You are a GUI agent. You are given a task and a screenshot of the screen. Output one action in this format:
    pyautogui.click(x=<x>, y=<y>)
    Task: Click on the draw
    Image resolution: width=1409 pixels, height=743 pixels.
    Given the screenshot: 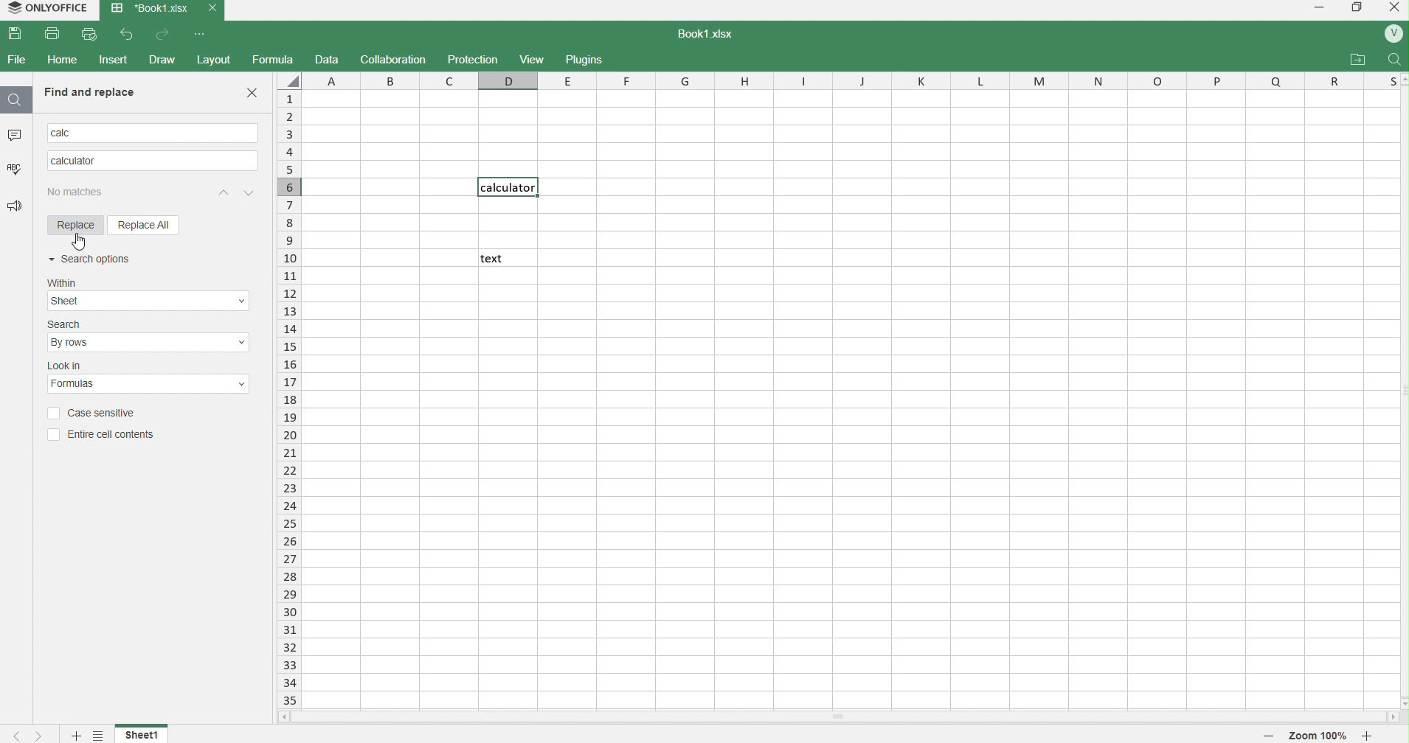 What is the action you would take?
    pyautogui.click(x=165, y=60)
    